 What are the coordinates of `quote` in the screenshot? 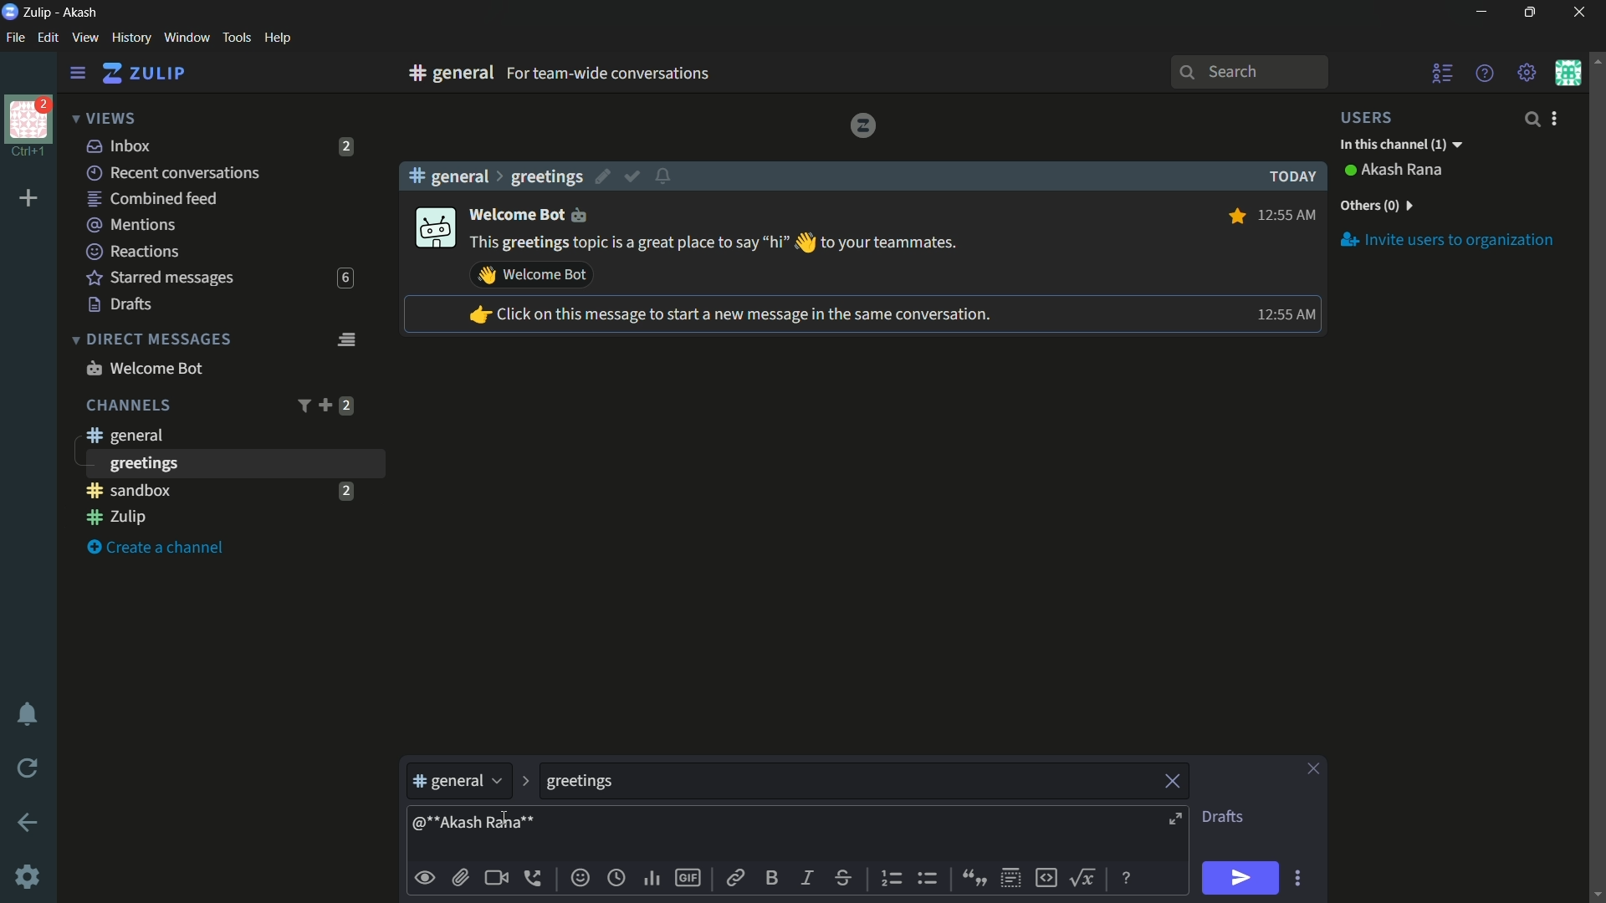 It's located at (972, 876).